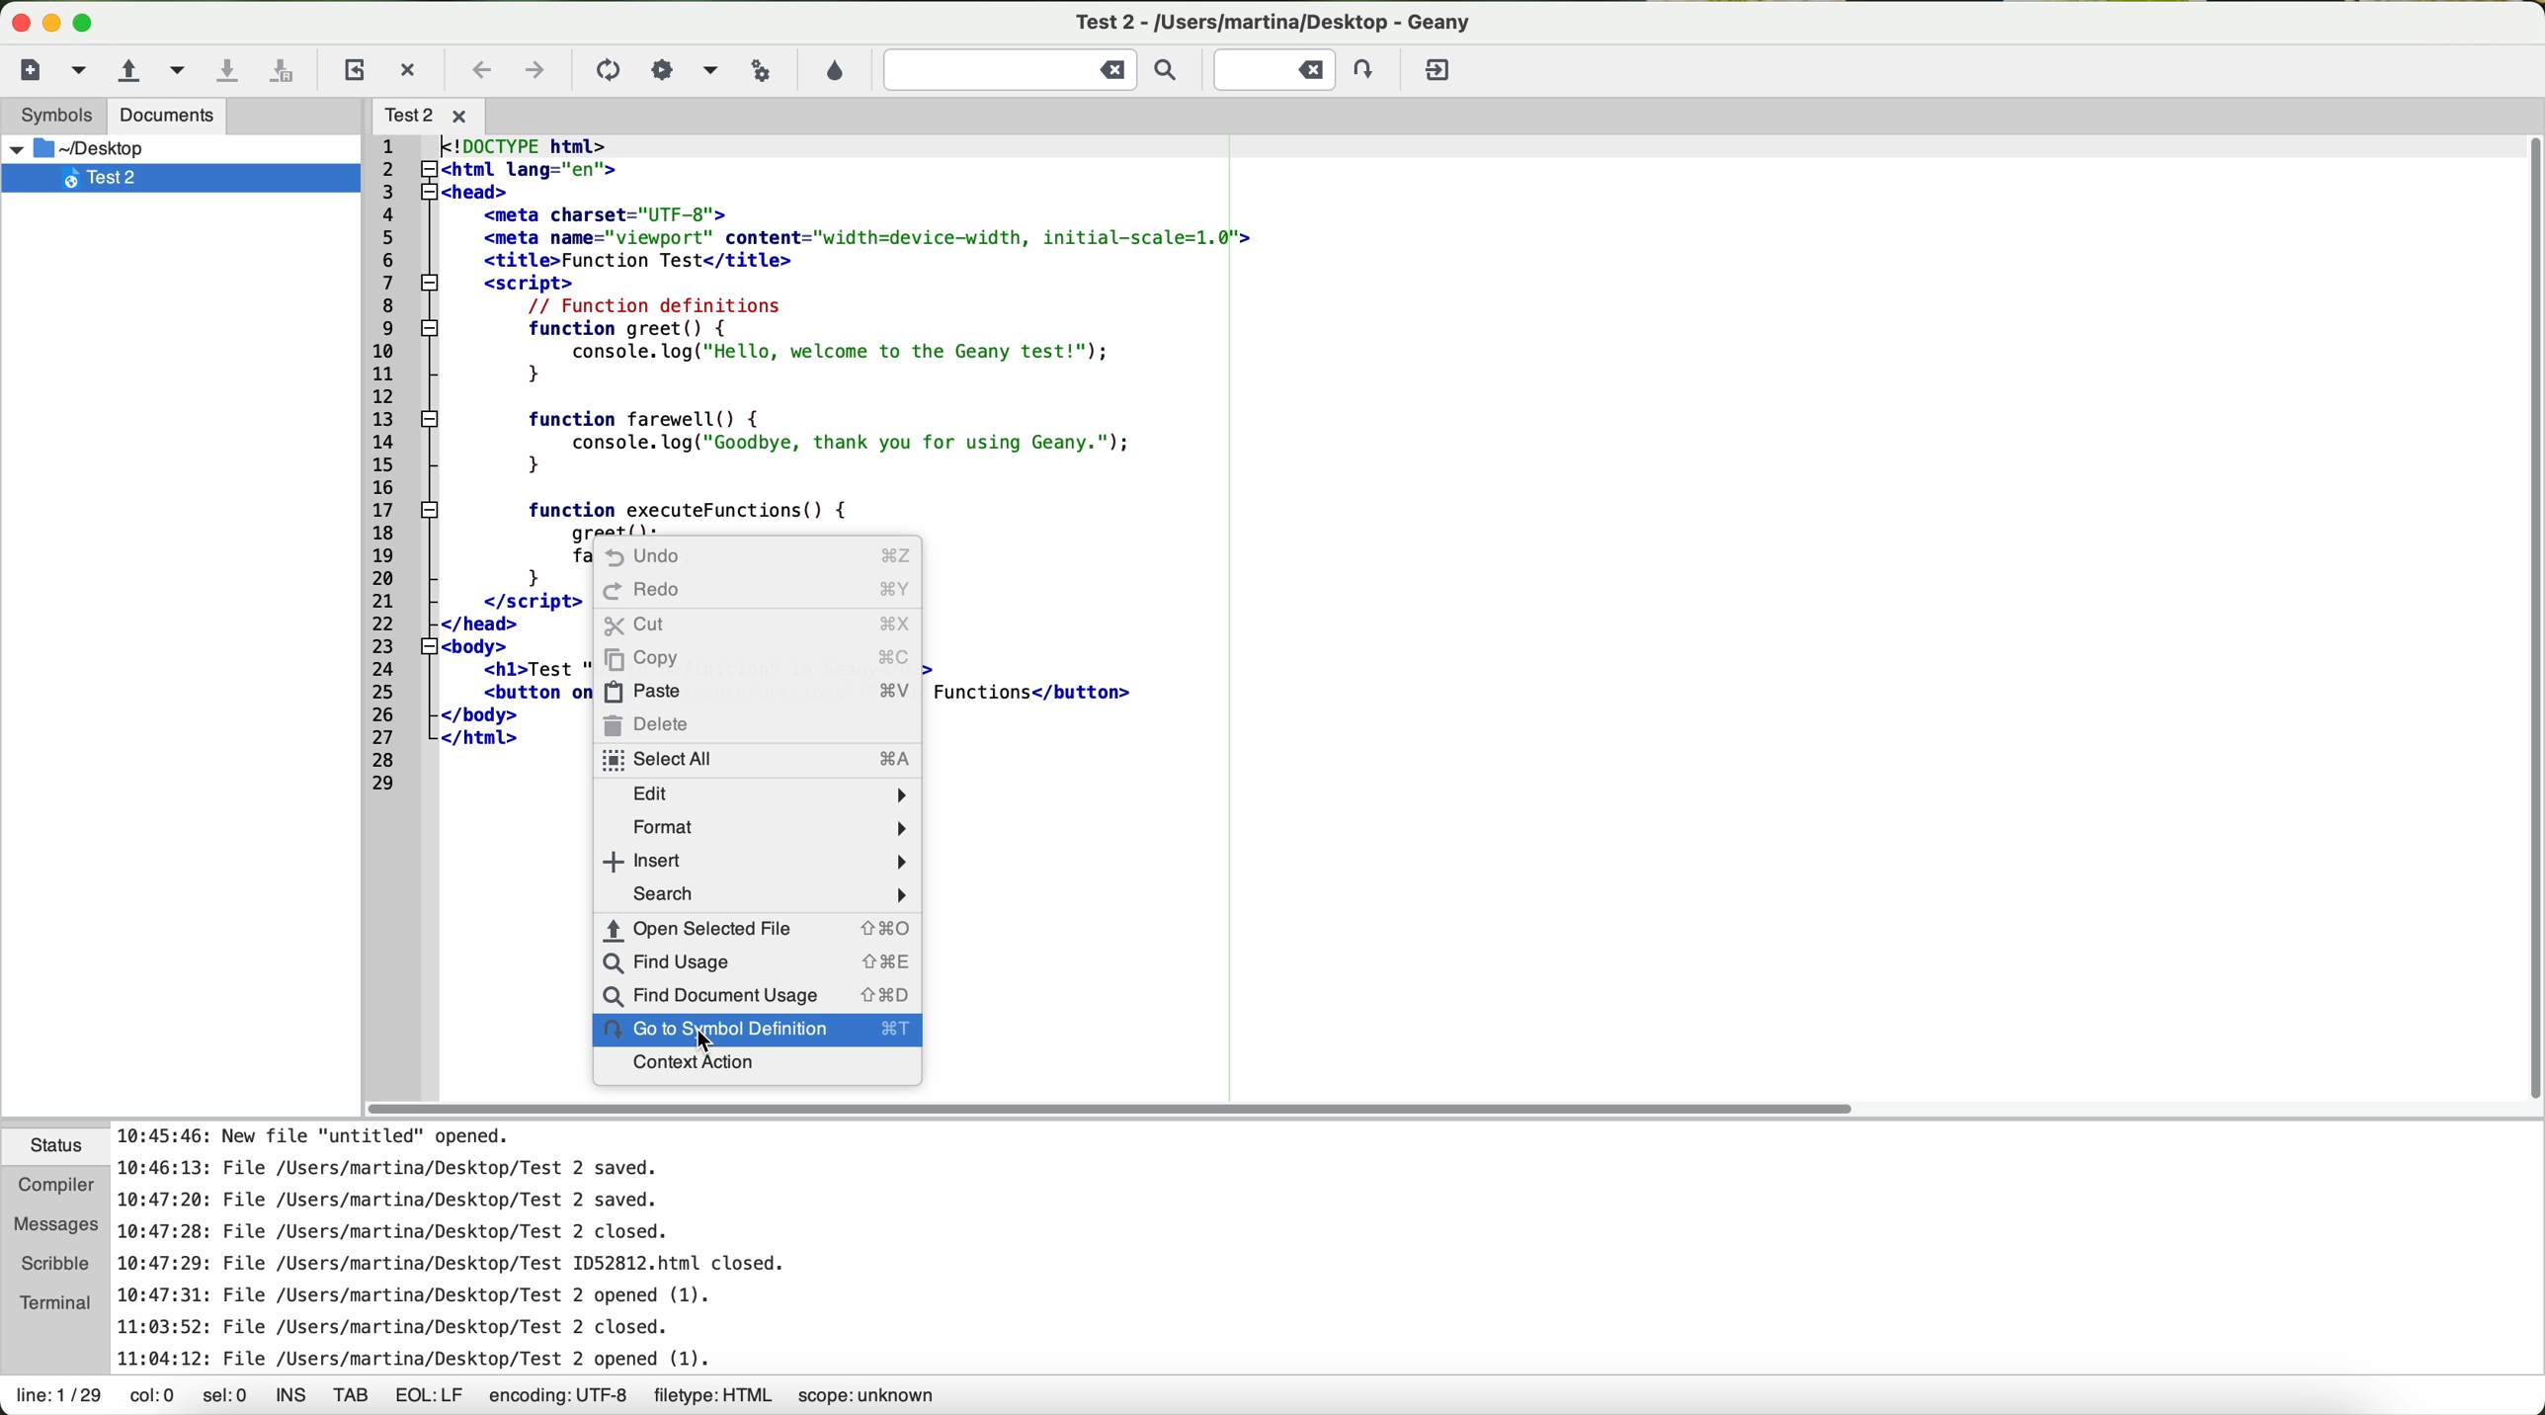  I want to click on format, so click(767, 824).